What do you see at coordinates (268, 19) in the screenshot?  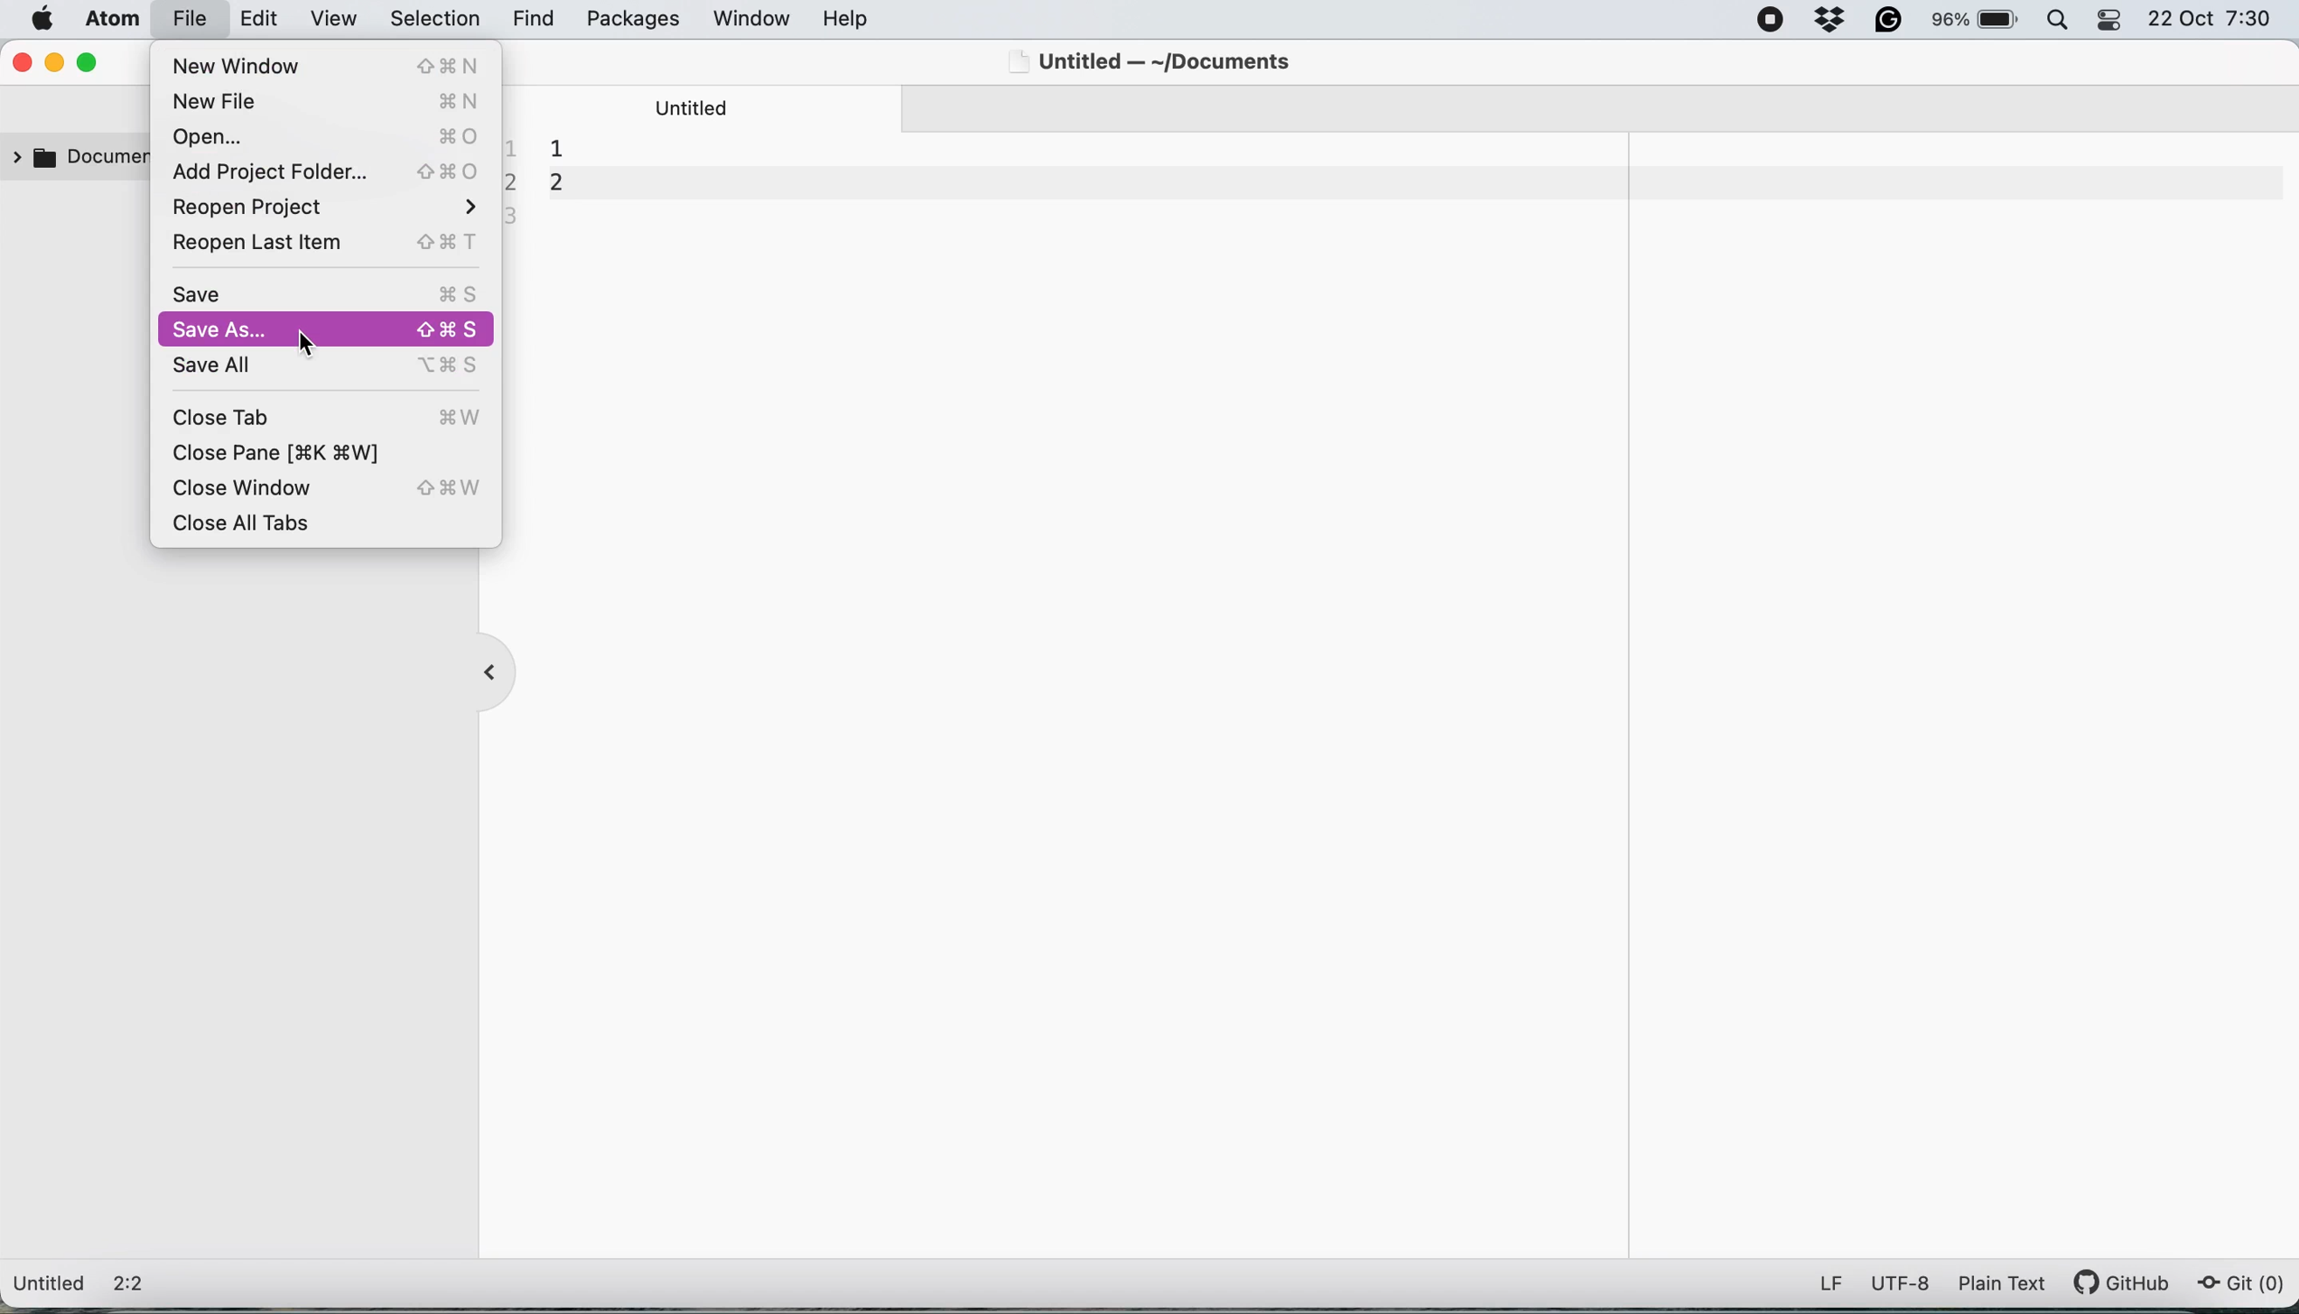 I see `edit` at bounding box center [268, 19].